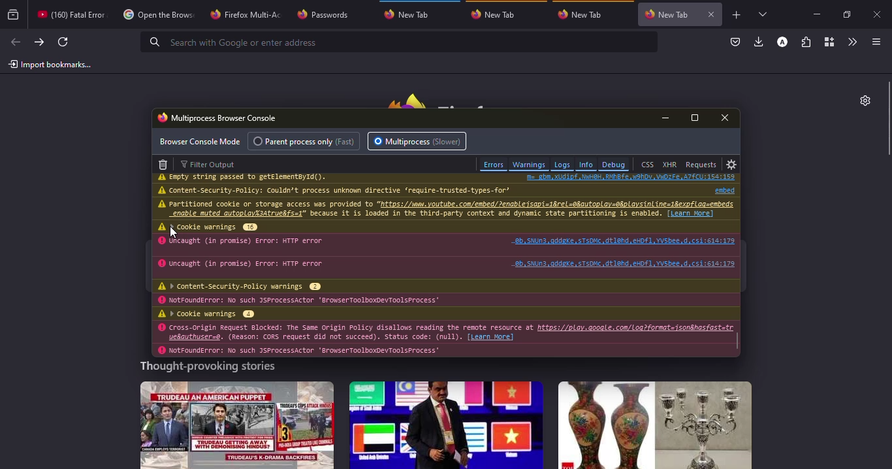 This screenshot has width=892, height=469. I want to click on close, so click(880, 16).